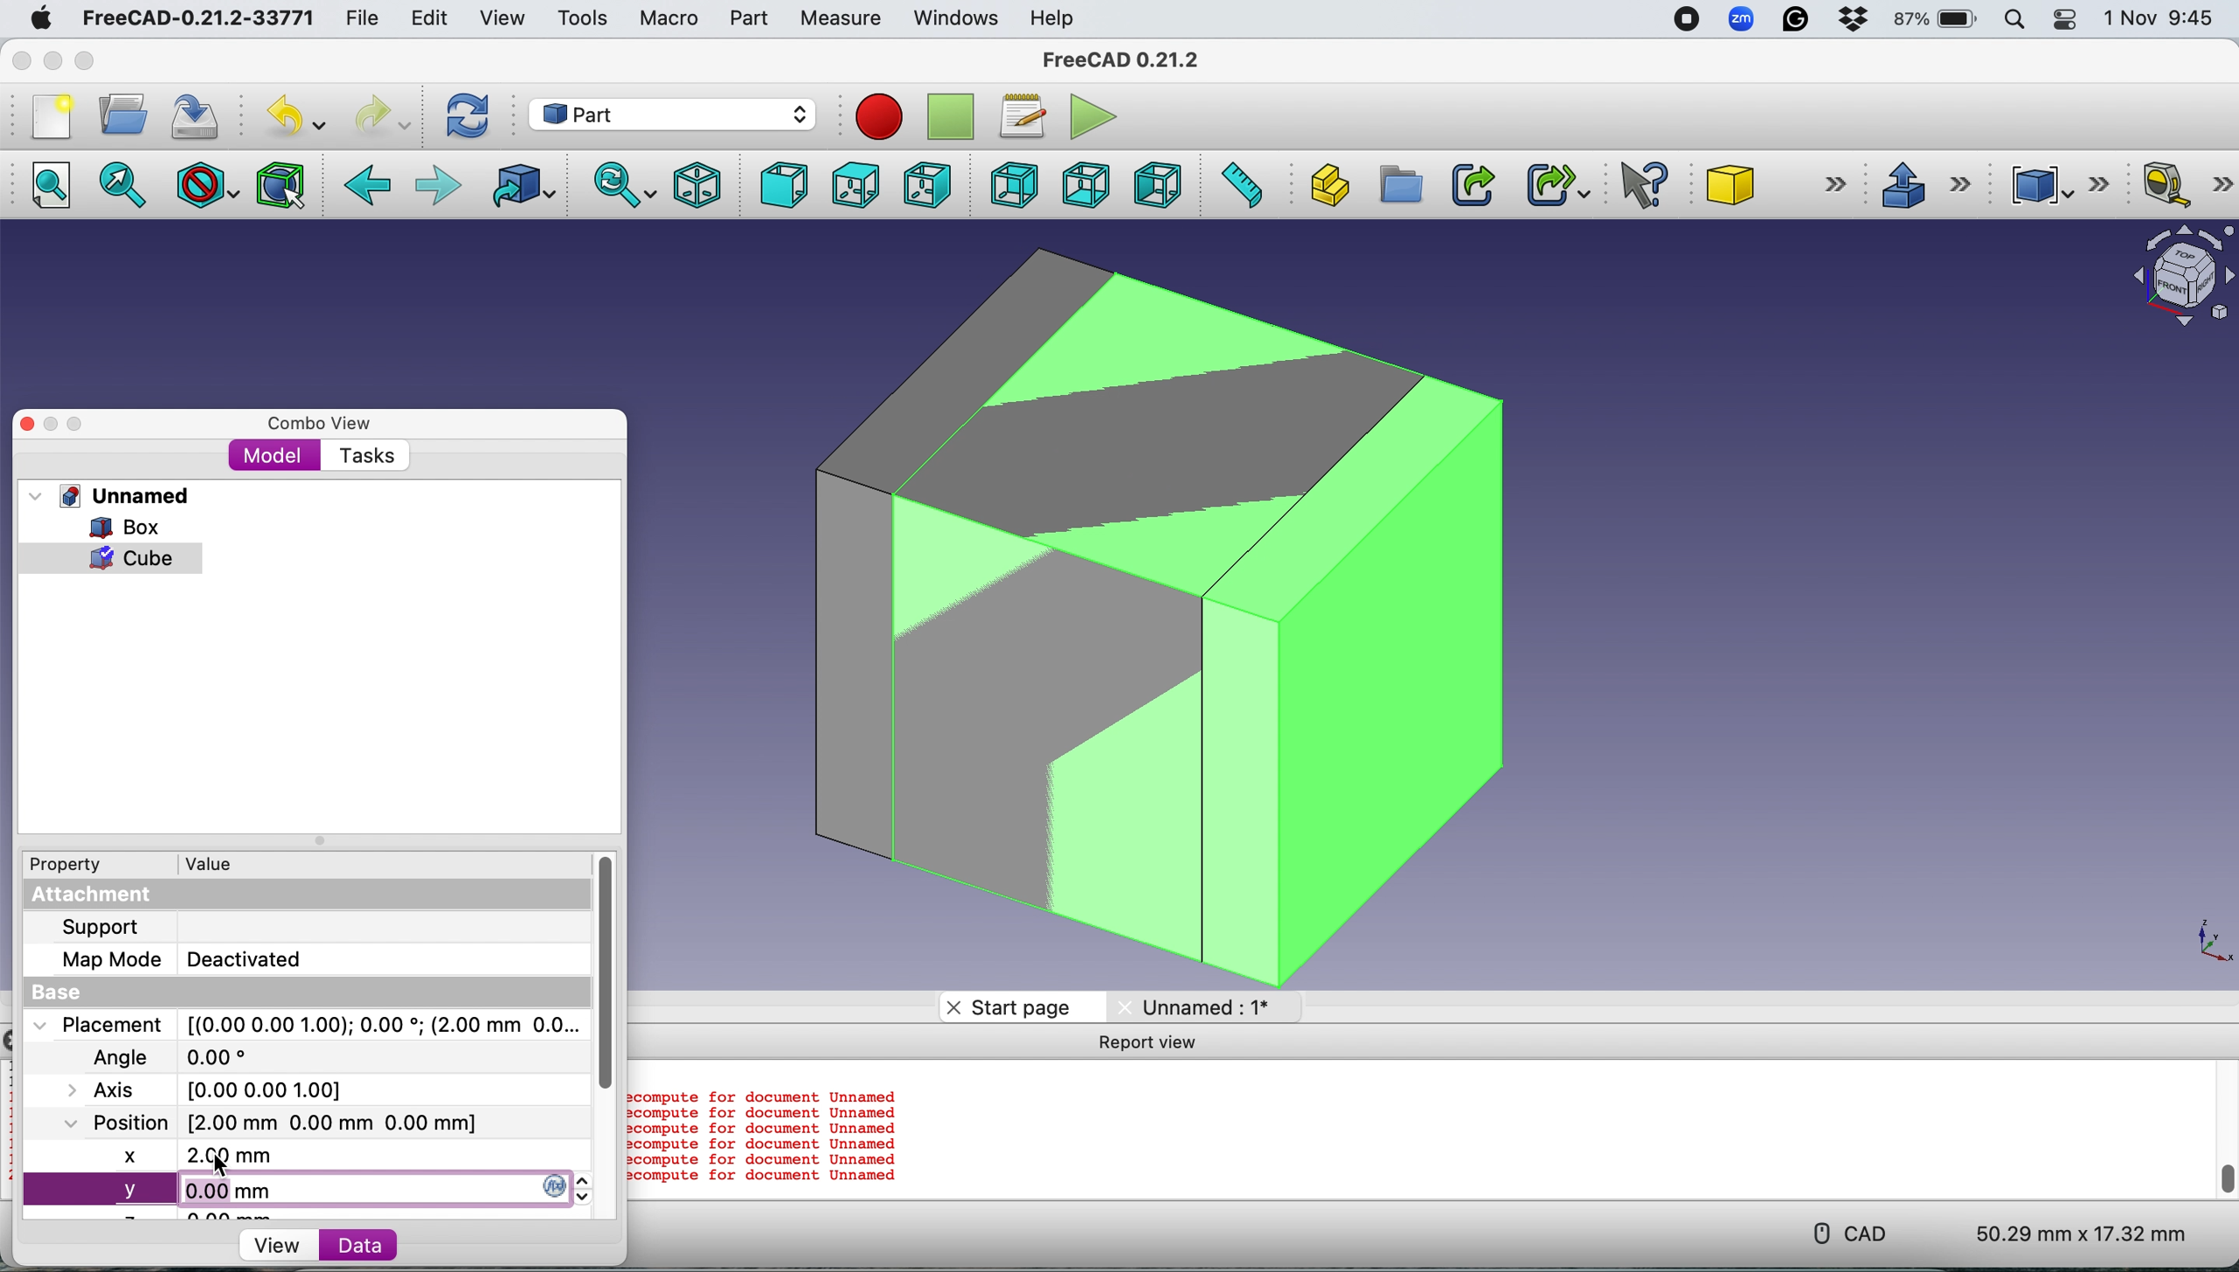  I want to click on Combo view, so click(321, 424).